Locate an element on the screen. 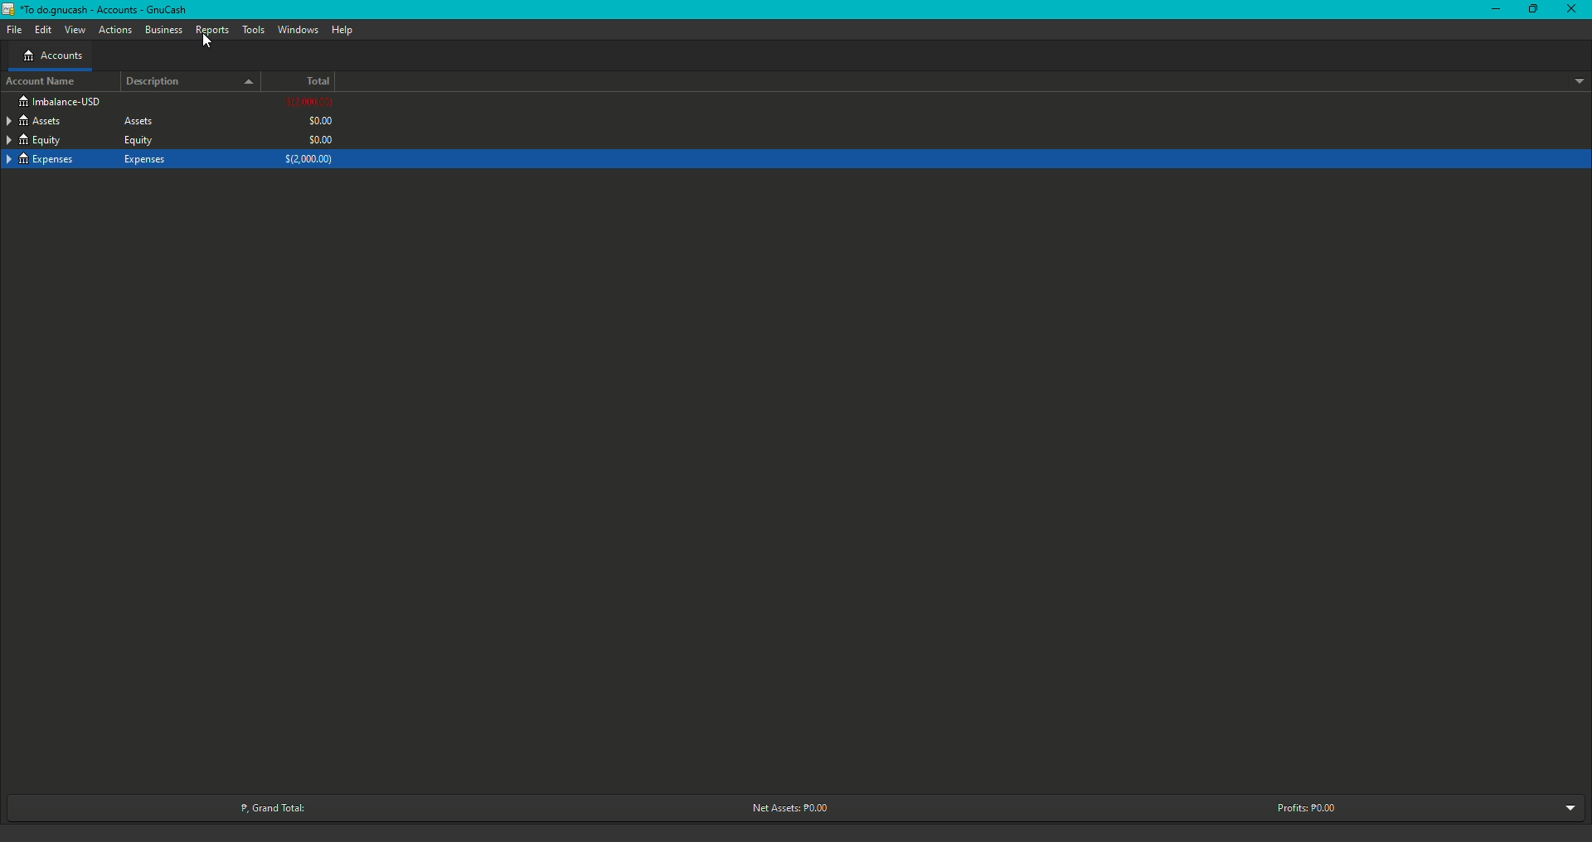 The height and width of the screenshot is (842, 1592). Total is located at coordinates (317, 81).